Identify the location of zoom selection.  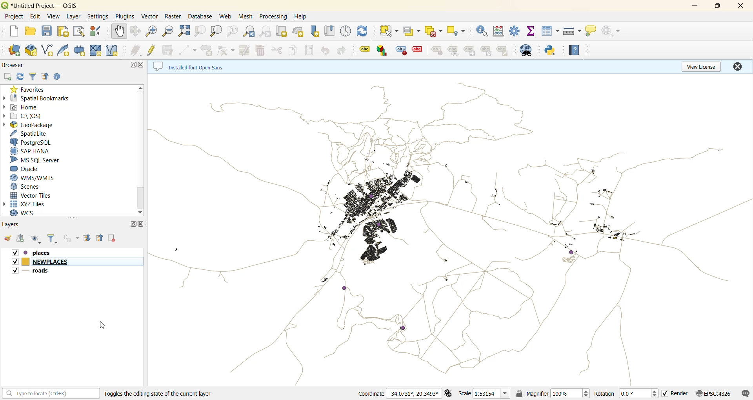
(200, 33).